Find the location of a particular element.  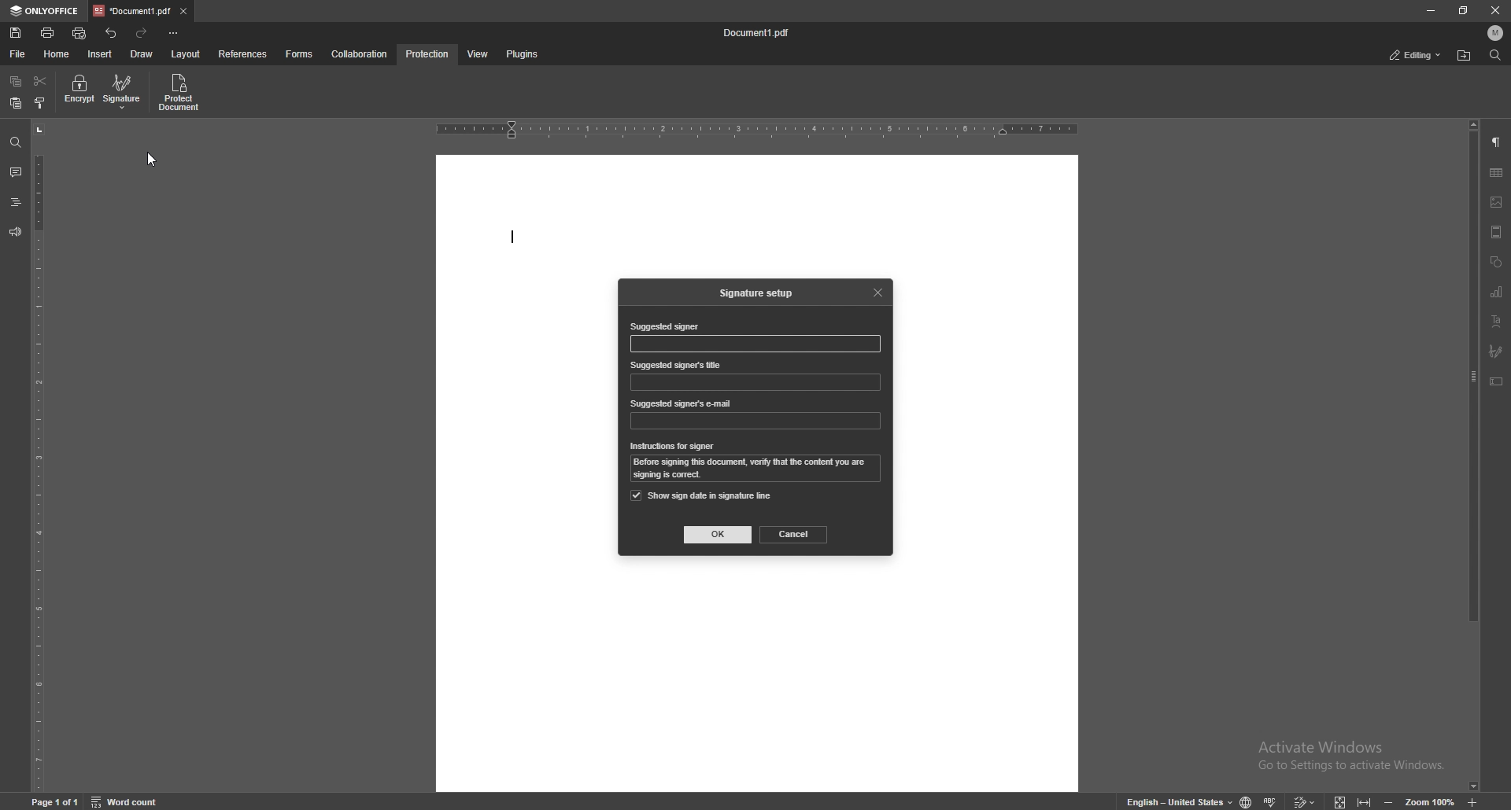

signature setup is located at coordinates (759, 293).